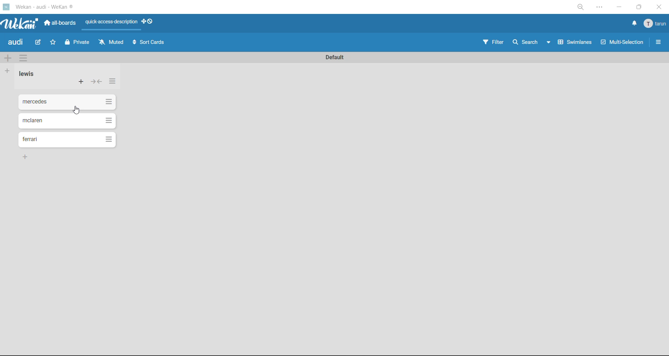 The image size is (669, 356). What do you see at coordinates (150, 21) in the screenshot?
I see `show desktop drag handles` at bounding box center [150, 21].